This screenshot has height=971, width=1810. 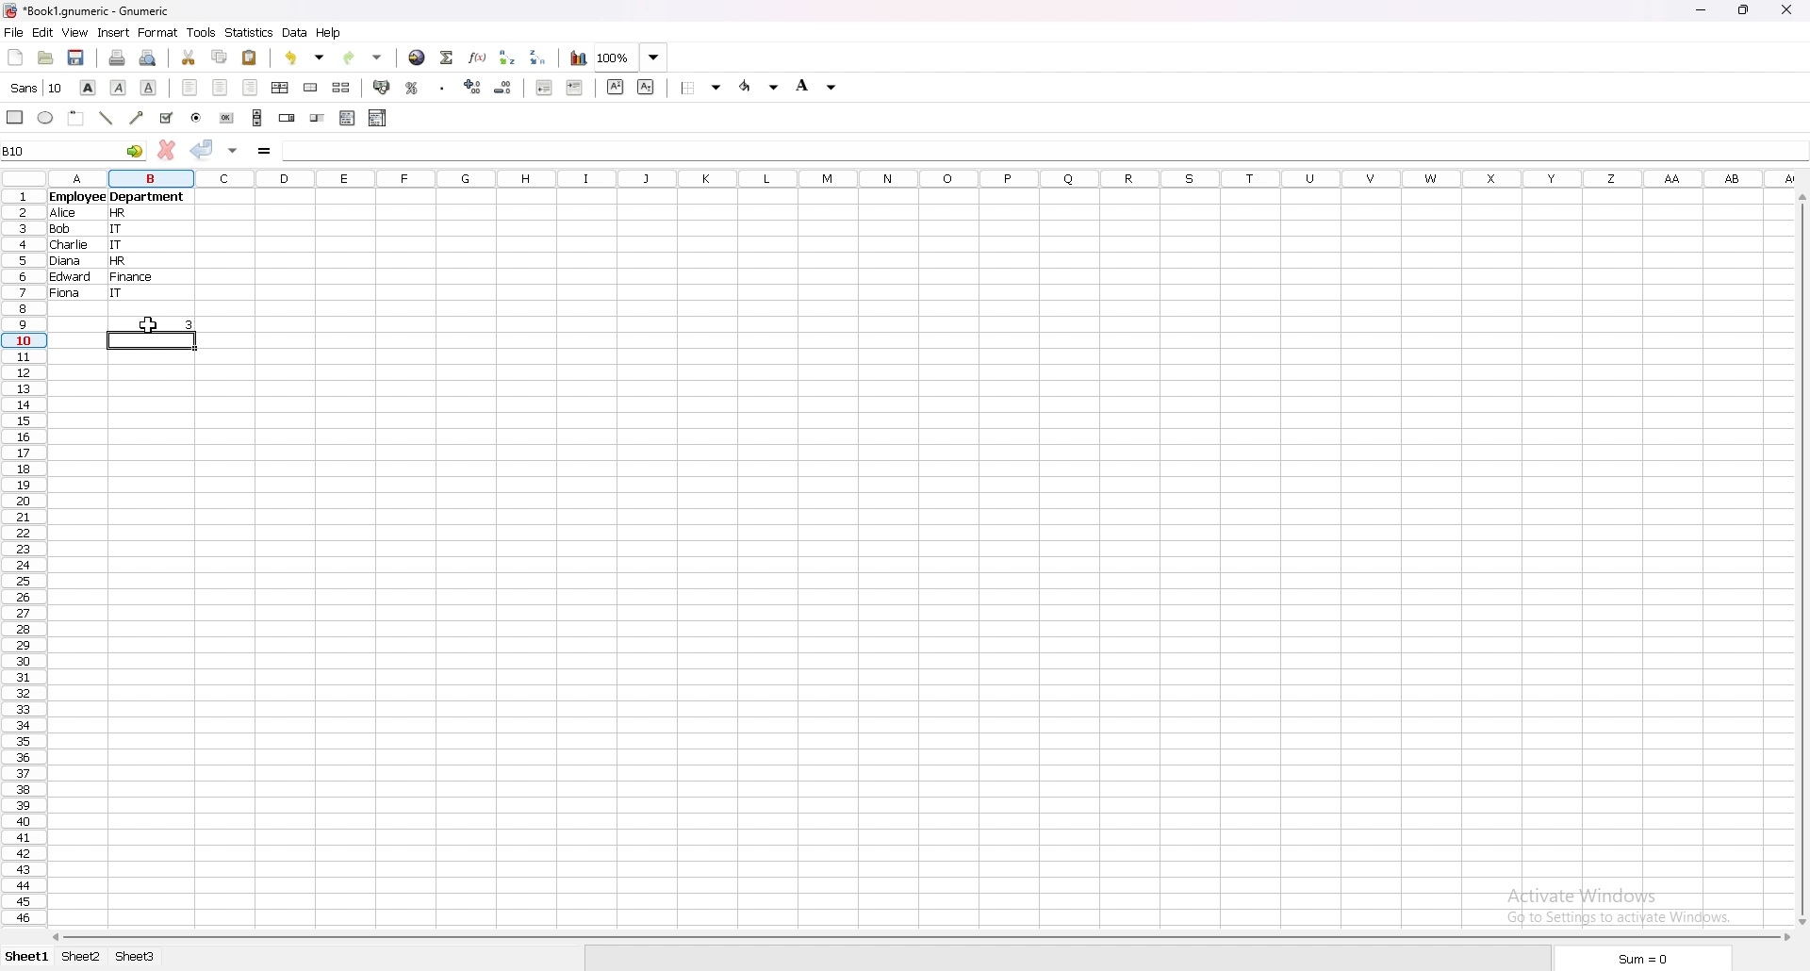 I want to click on thousands separator, so click(x=442, y=87).